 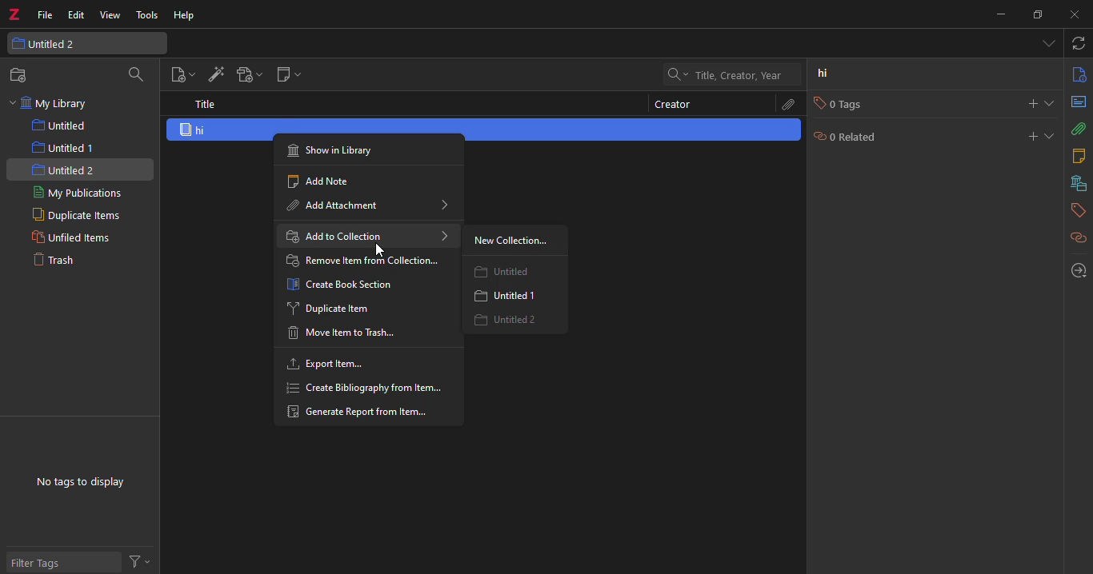 I want to click on no tags to display, so click(x=80, y=483).